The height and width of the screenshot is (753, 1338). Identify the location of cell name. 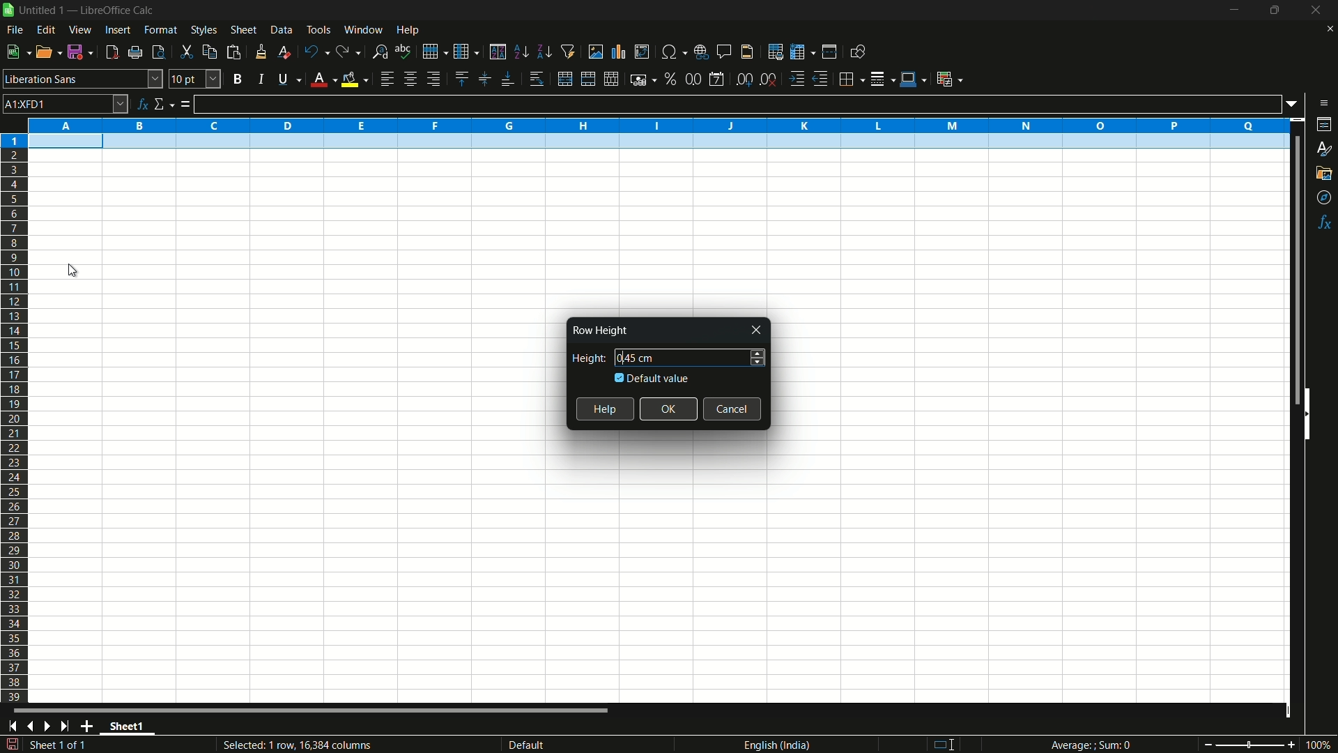
(66, 103).